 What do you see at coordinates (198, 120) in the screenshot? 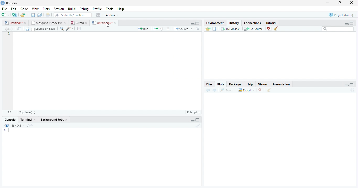
I see `Maximize` at bounding box center [198, 120].